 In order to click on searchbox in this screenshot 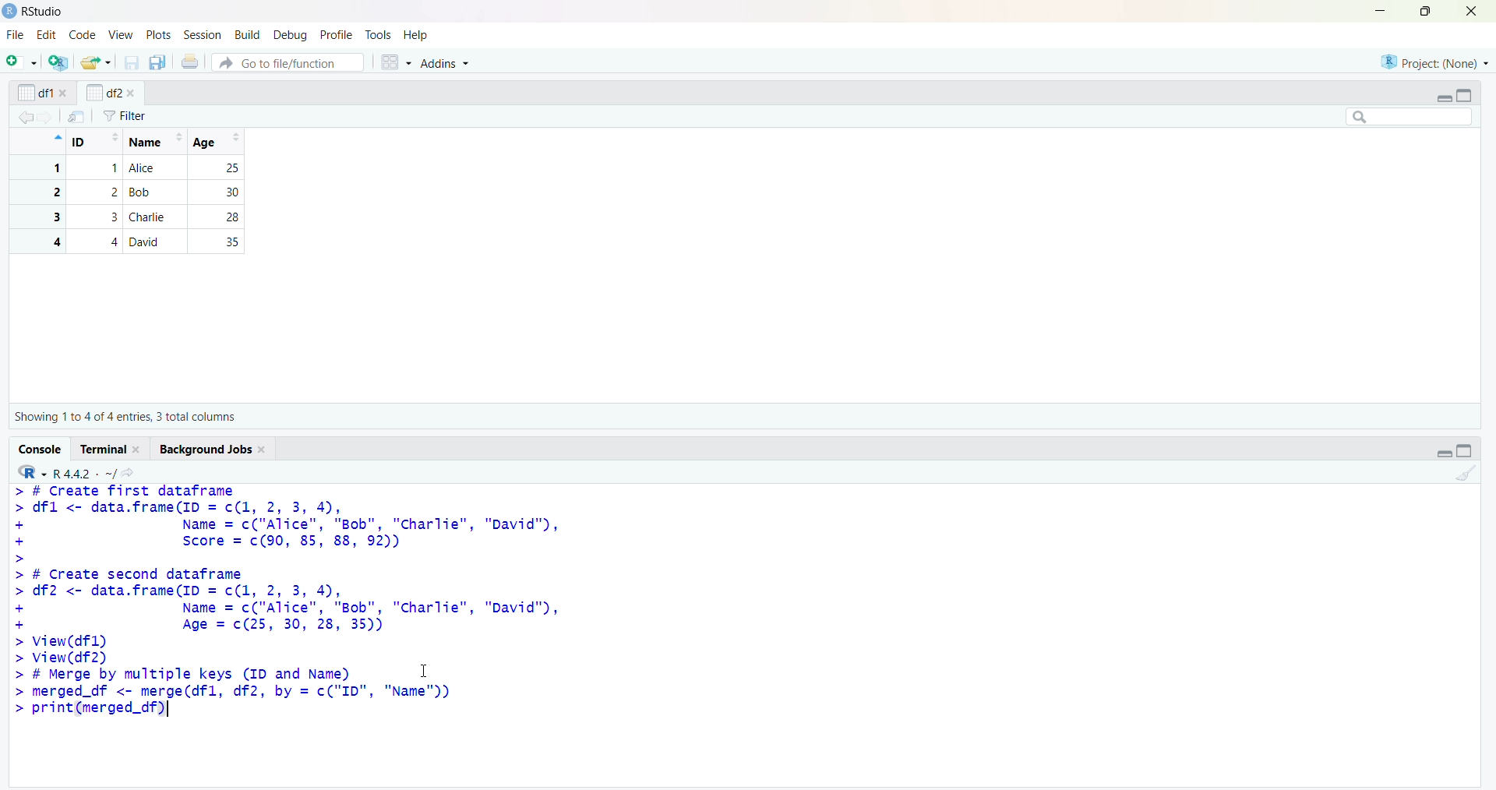, I will do `click(1410, 116)`.